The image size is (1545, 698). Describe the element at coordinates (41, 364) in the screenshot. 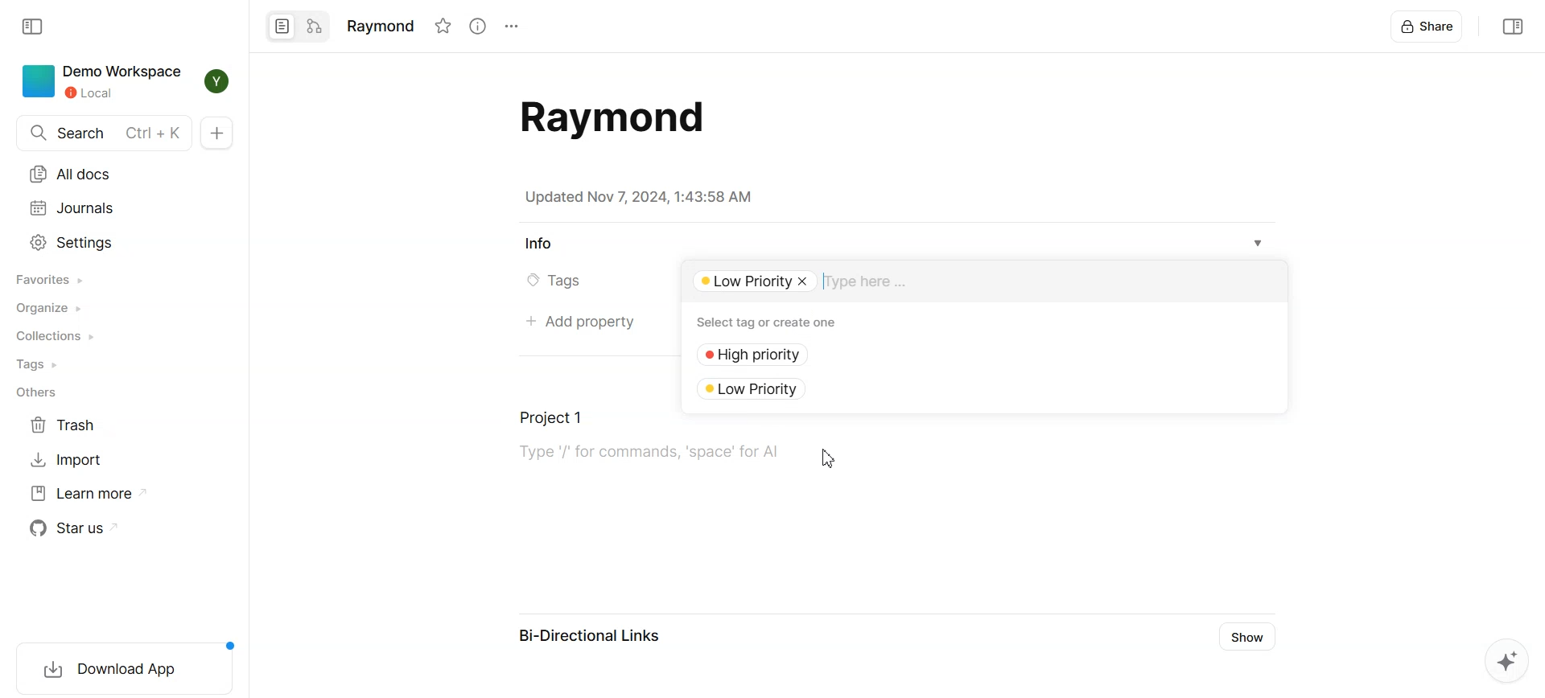

I see `Tags` at that location.